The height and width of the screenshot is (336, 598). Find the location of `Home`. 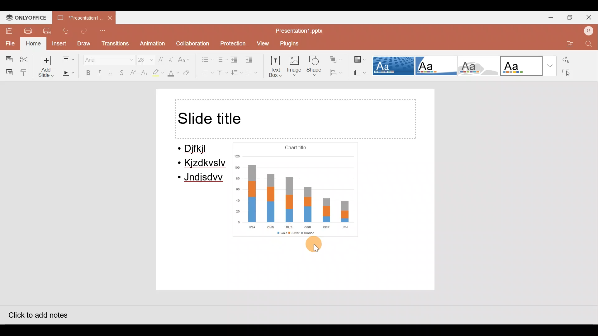

Home is located at coordinates (32, 44).